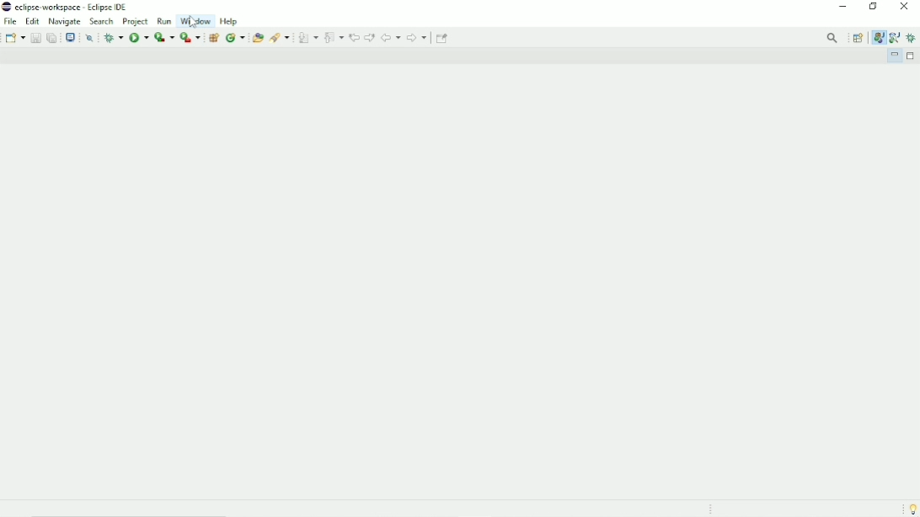 This screenshot has height=517, width=920. I want to click on Tip , so click(912, 508).